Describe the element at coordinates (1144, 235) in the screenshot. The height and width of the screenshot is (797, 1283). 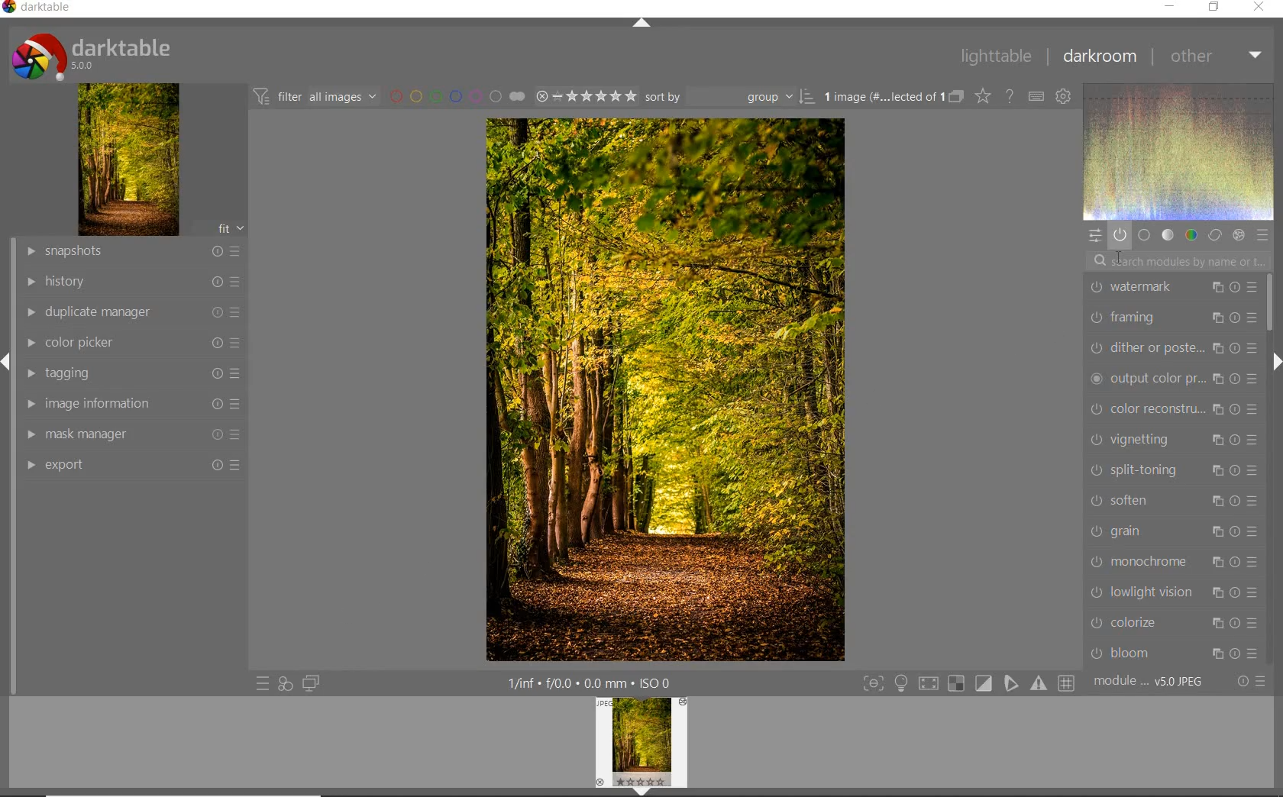
I see `base` at that location.